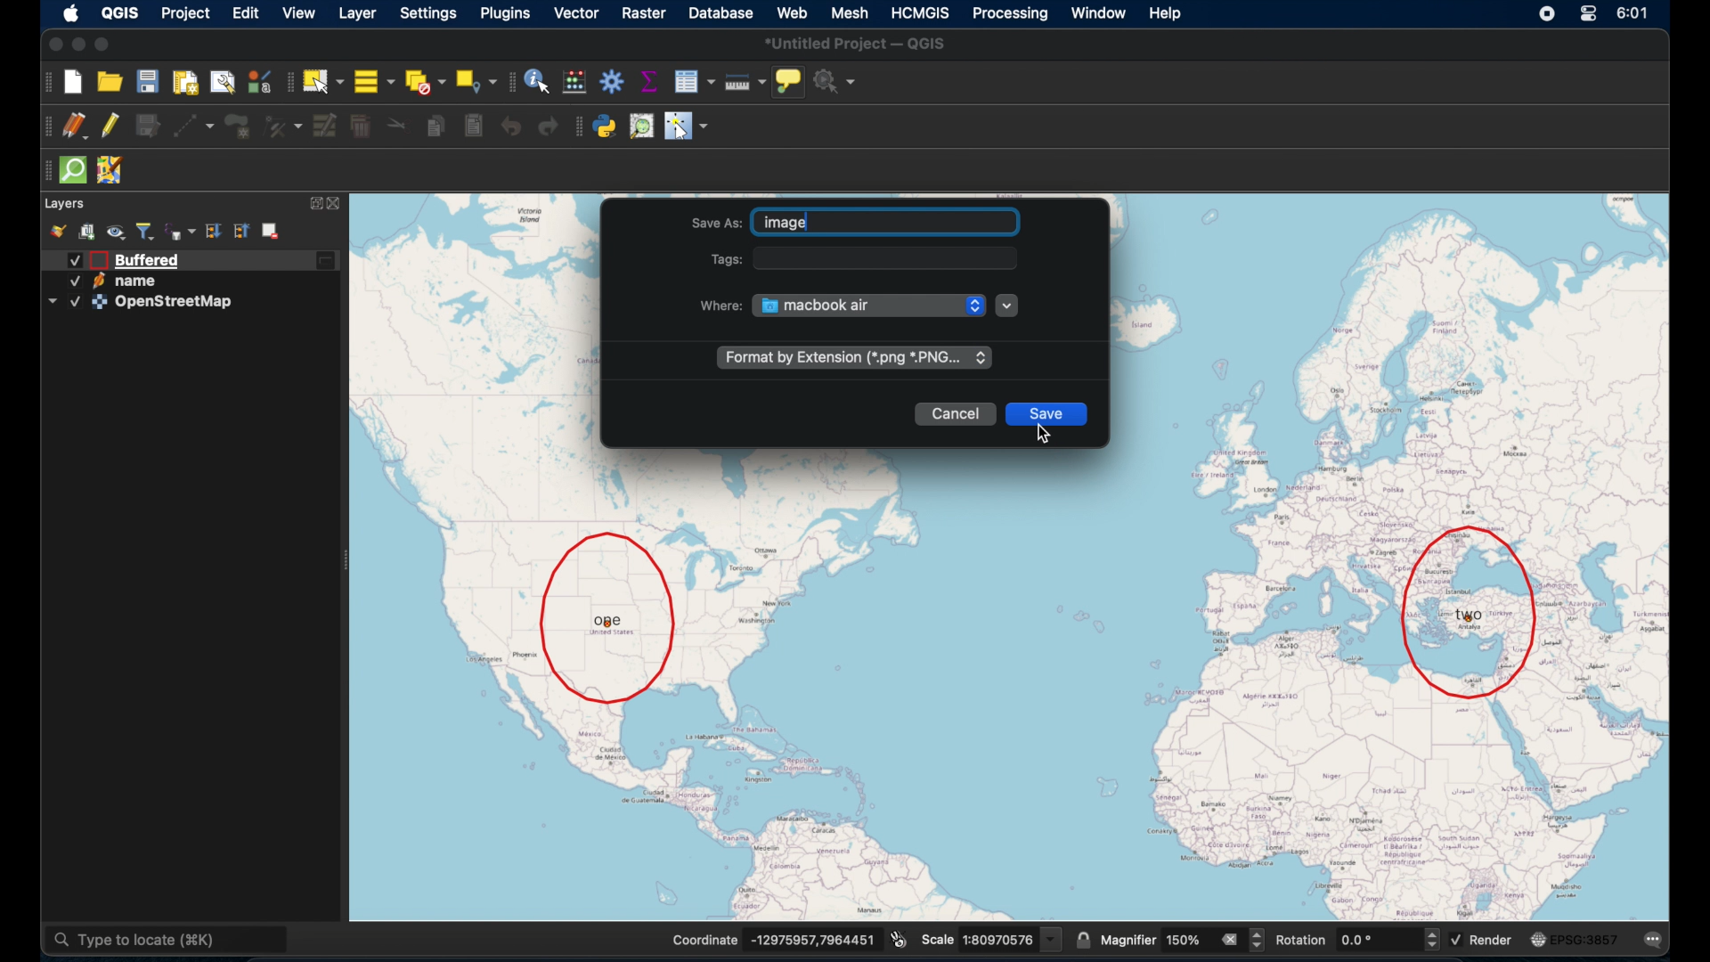 This screenshot has width=1710, height=962. What do you see at coordinates (473, 126) in the screenshot?
I see `paste features` at bounding box center [473, 126].